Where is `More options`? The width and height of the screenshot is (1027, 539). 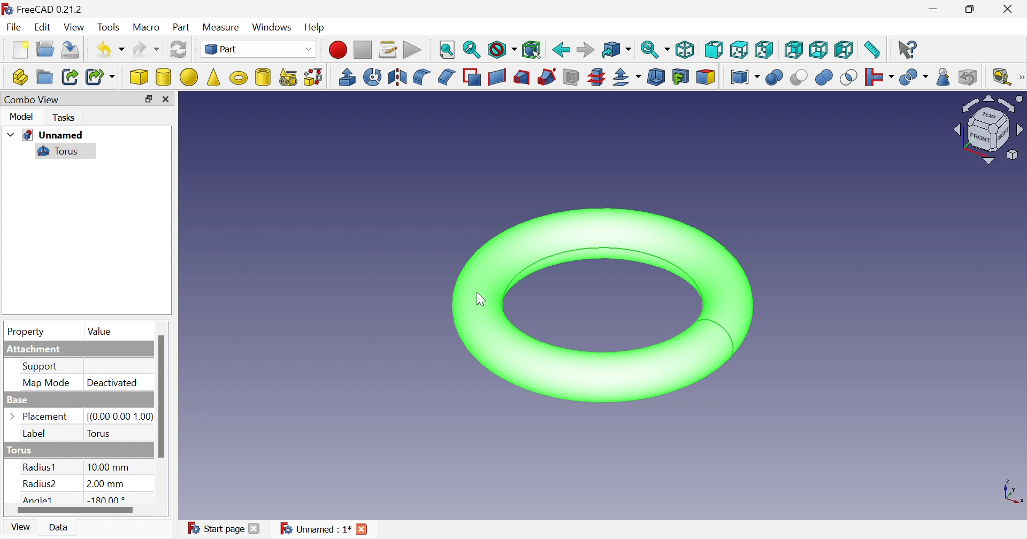 More options is located at coordinates (14, 417).